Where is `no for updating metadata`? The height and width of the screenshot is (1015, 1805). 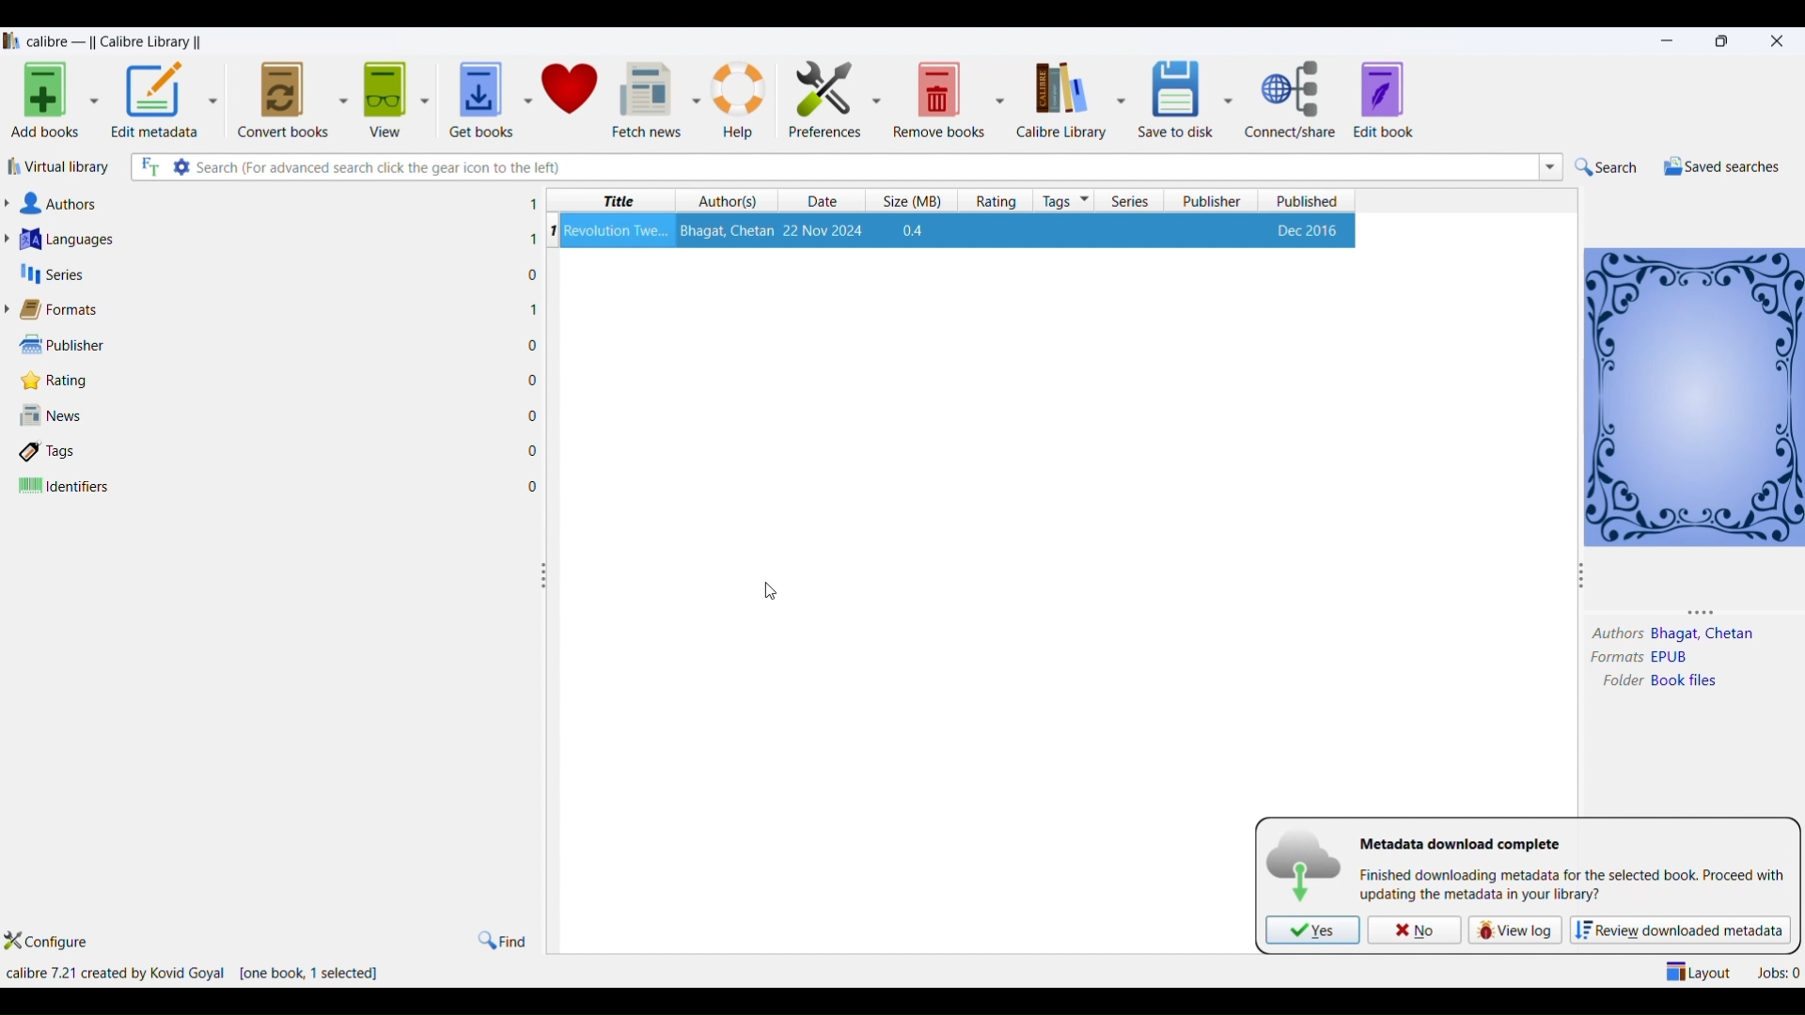 no for updating metadata is located at coordinates (1413, 929).